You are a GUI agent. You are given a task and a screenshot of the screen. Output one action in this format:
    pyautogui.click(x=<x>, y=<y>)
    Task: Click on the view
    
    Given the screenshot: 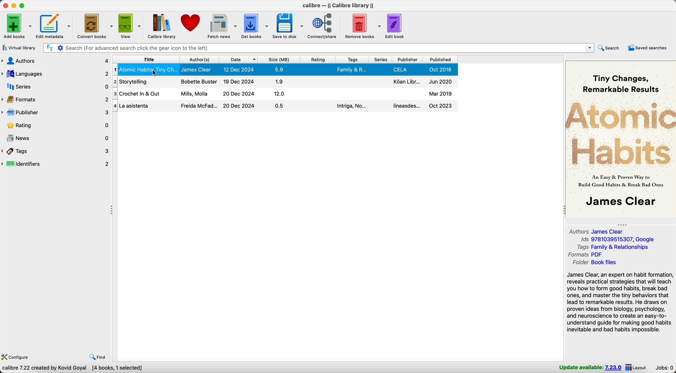 What is the action you would take?
    pyautogui.click(x=130, y=25)
    